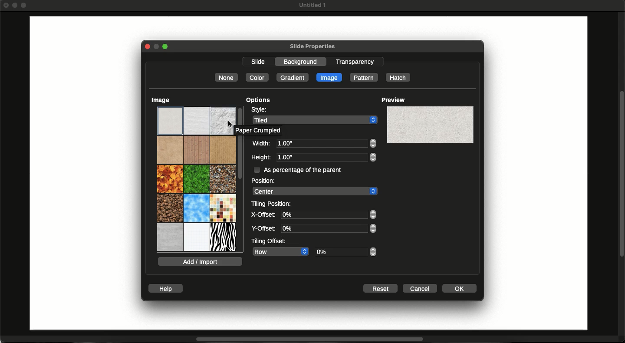 This screenshot has height=343, width=625. What do you see at coordinates (82, 174) in the screenshot?
I see `Slide` at bounding box center [82, 174].